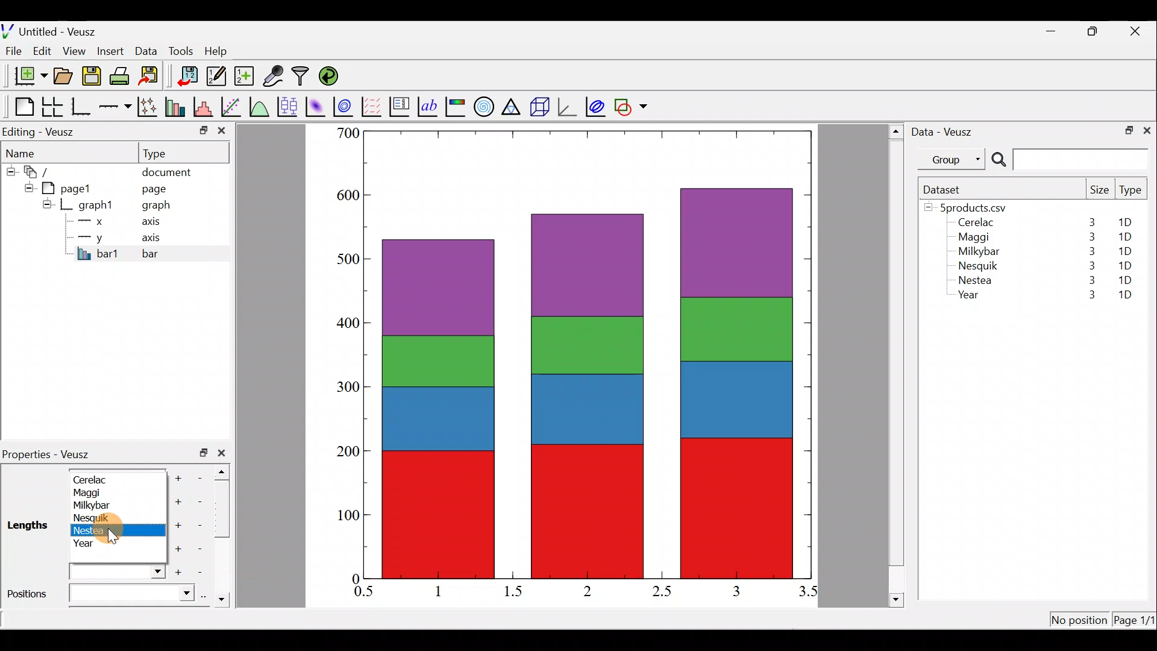 The image size is (1157, 651). Describe the element at coordinates (945, 130) in the screenshot. I see `Data - Veusz` at that location.